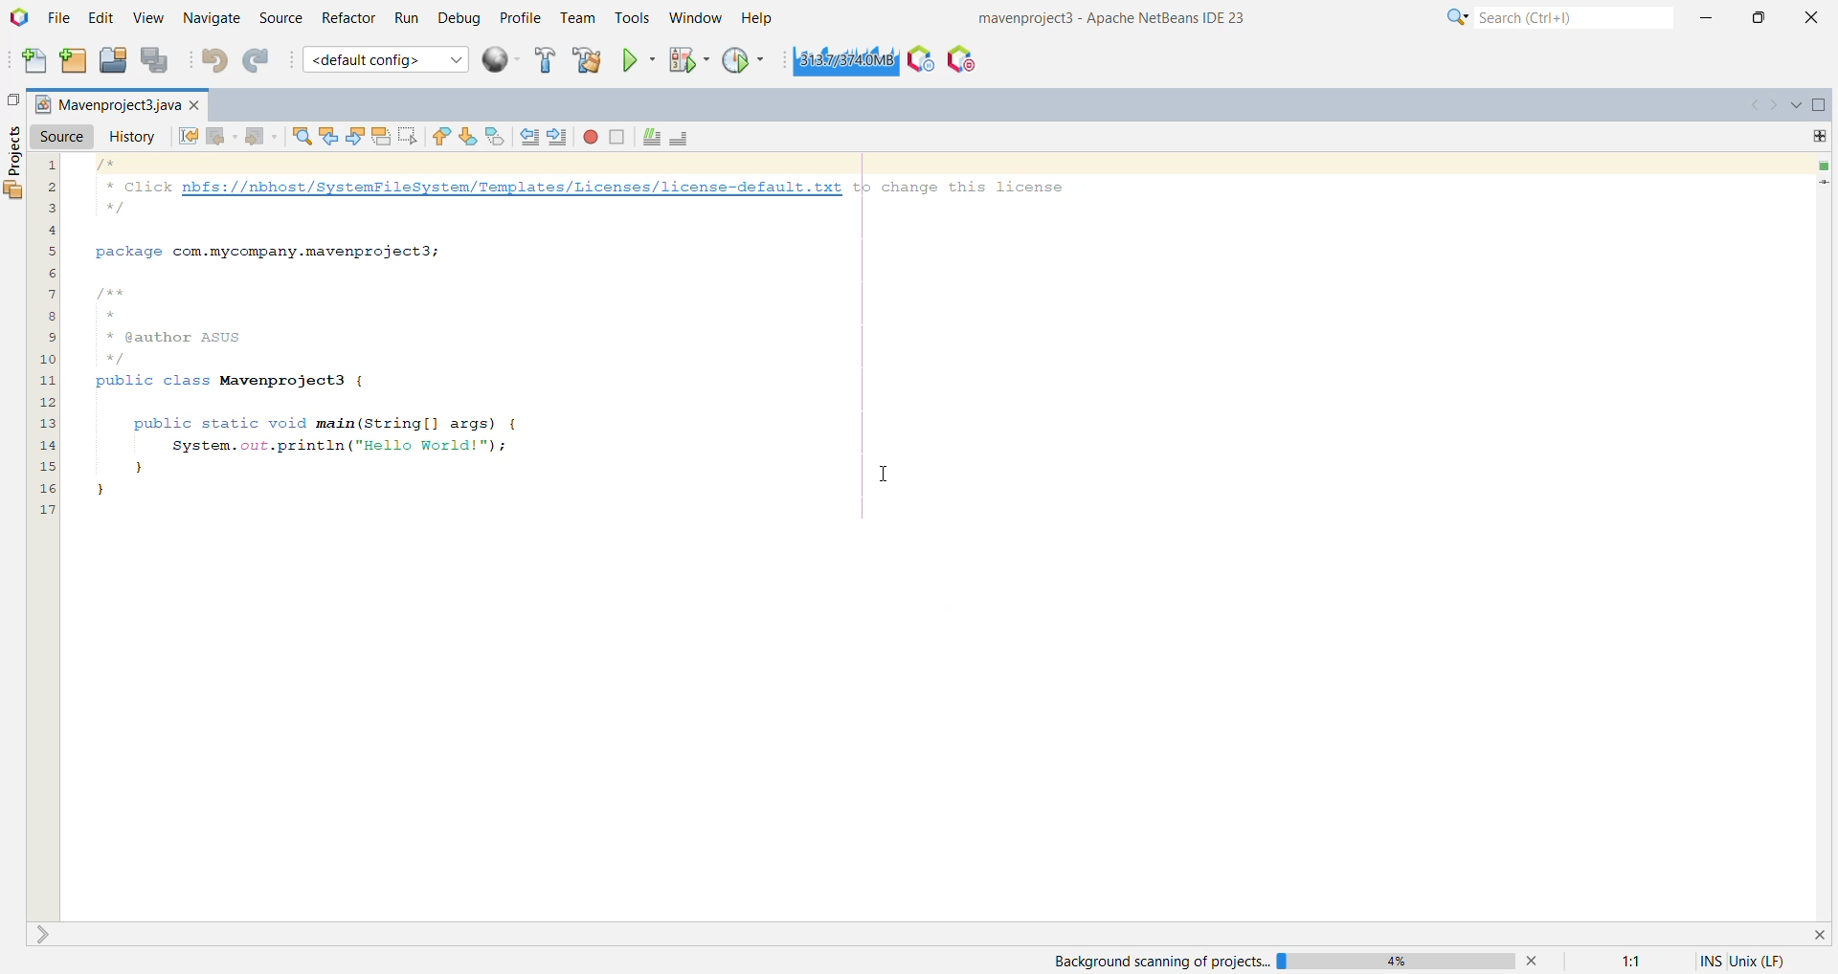  Describe the element at coordinates (132, 138) in the screenshot. I see `History` at that location.